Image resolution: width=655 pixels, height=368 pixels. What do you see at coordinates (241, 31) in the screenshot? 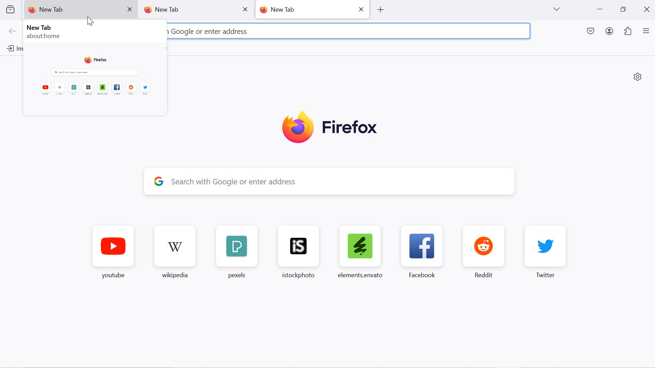
I see `3 kearch with Google or enter address` at bounding box center [241, 31].